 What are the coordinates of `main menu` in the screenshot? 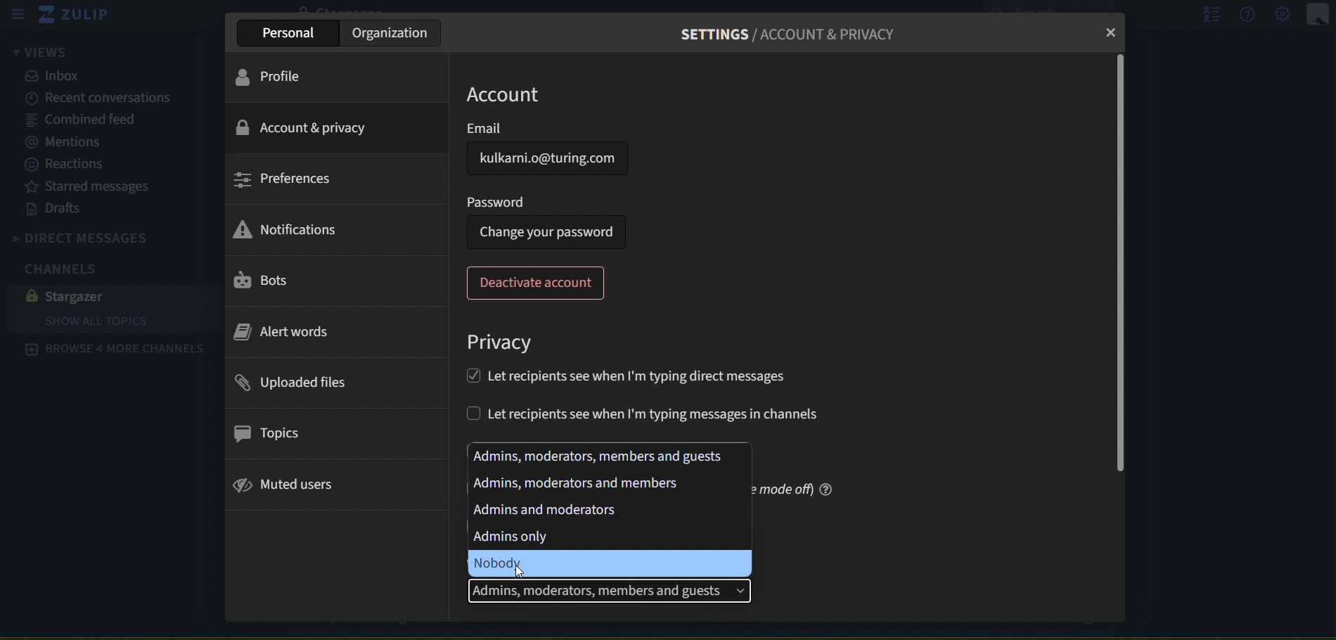 It's located at (1284, 15).